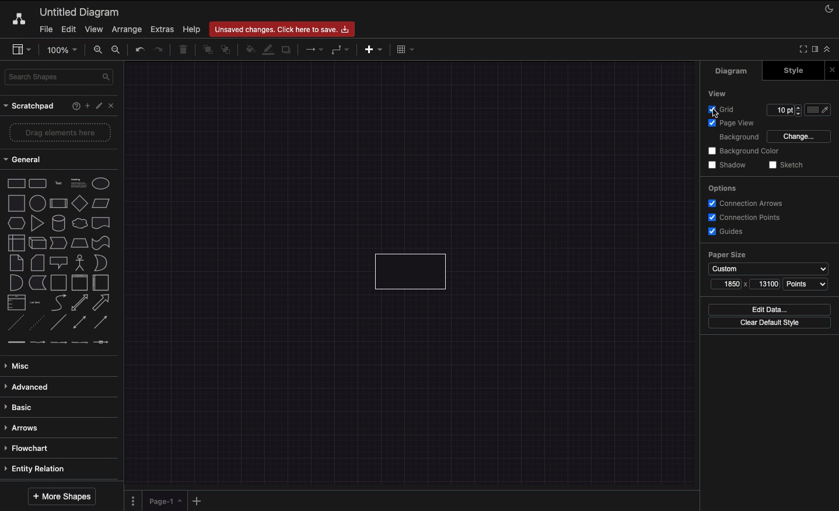 Image resolution: width=839 pixels, height=511 pixels. Describe the element at coordinates (97, 106) in the screenshot. I see `Edit` at that location.